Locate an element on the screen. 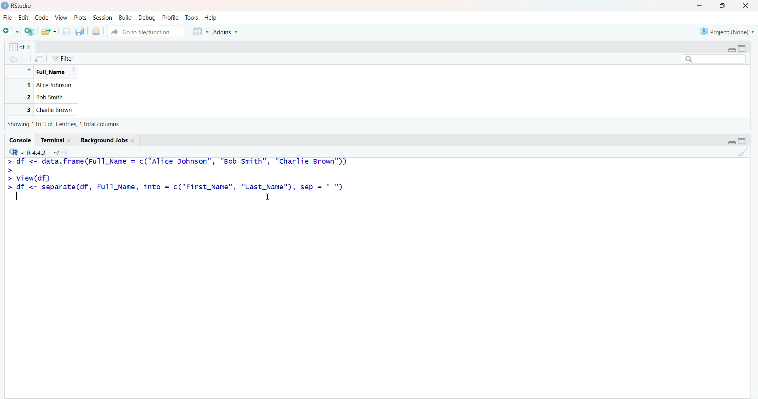 This screenshot has height=399, width=758. Minimize is located at coordinates (700, 7).